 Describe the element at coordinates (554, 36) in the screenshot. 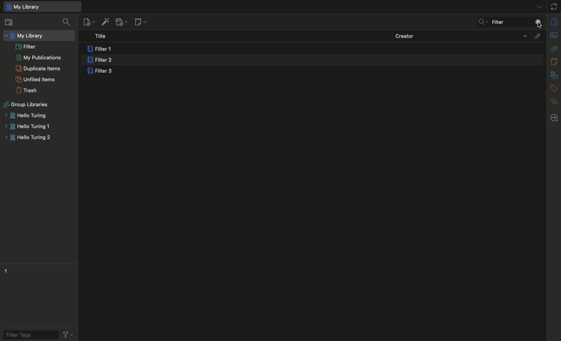

I see `Abstract` at that location.